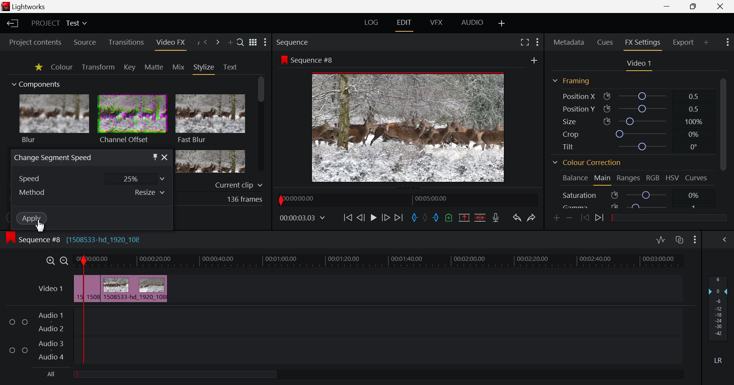 Image resolution: width=734 pixels, height=385 pixels. What do you see at coordinates (631, 109) in the screenshot?
I see `Position Y` at bounding box center [631, 109].